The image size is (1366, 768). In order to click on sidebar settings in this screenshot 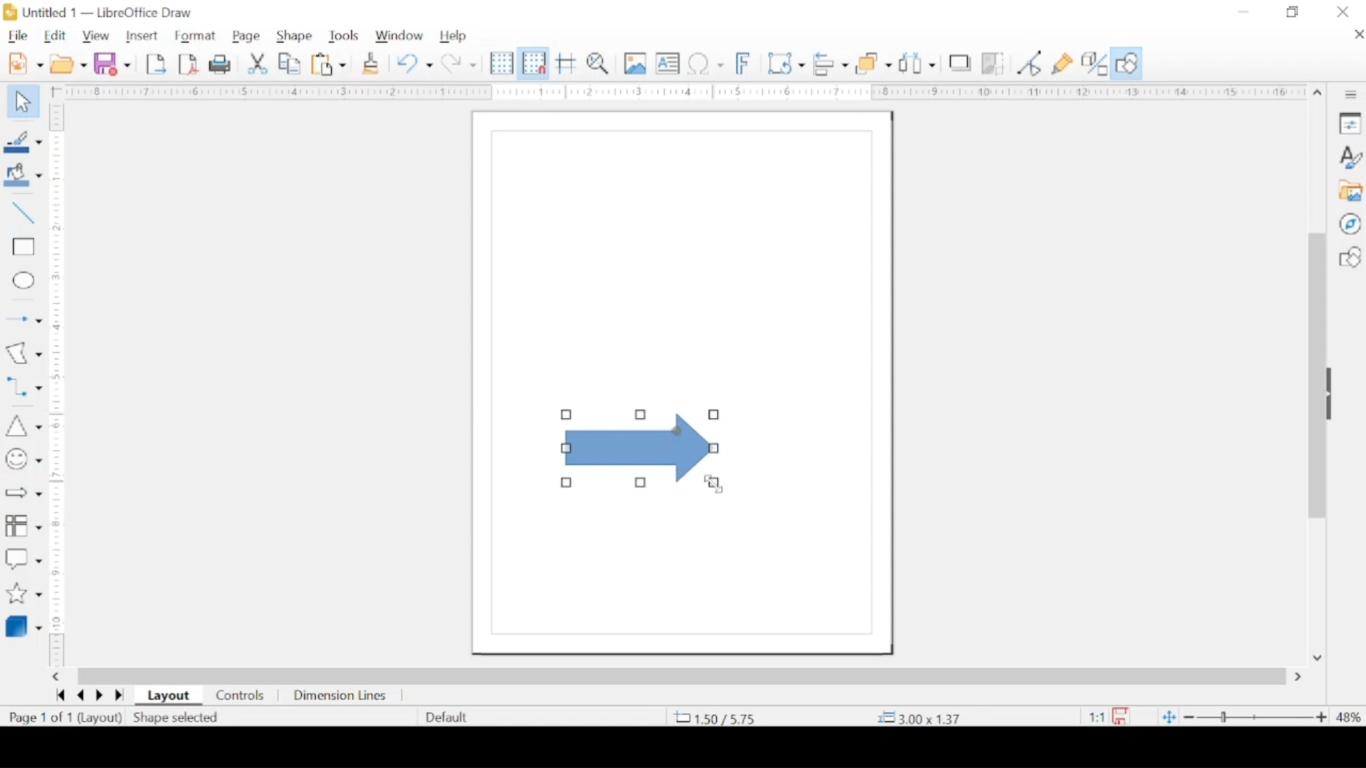, I will do `click(1352, 95)`.